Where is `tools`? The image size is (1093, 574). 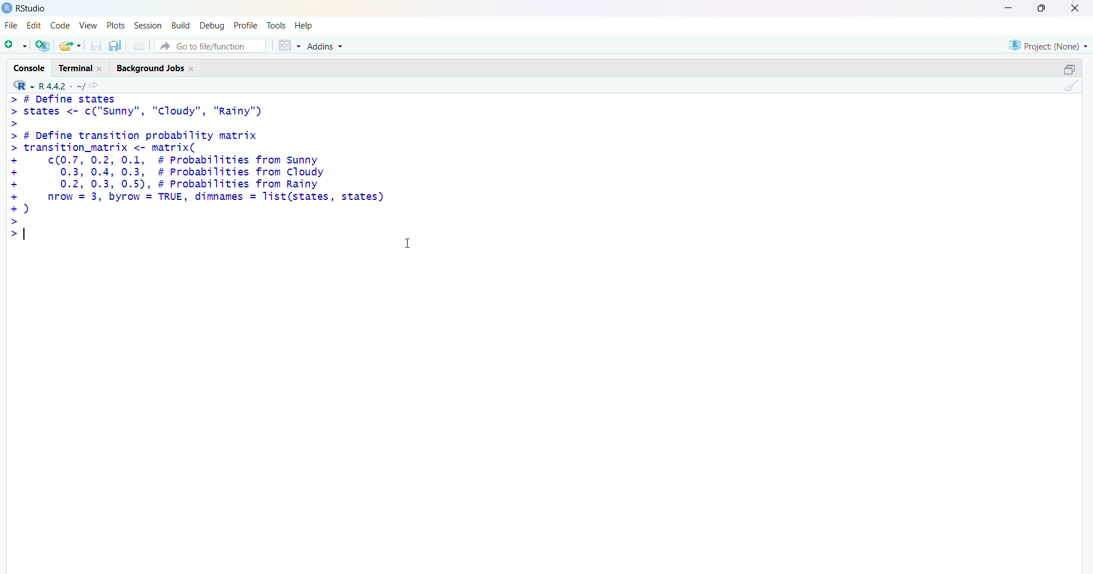 tools is located at coordinates (277, 24).